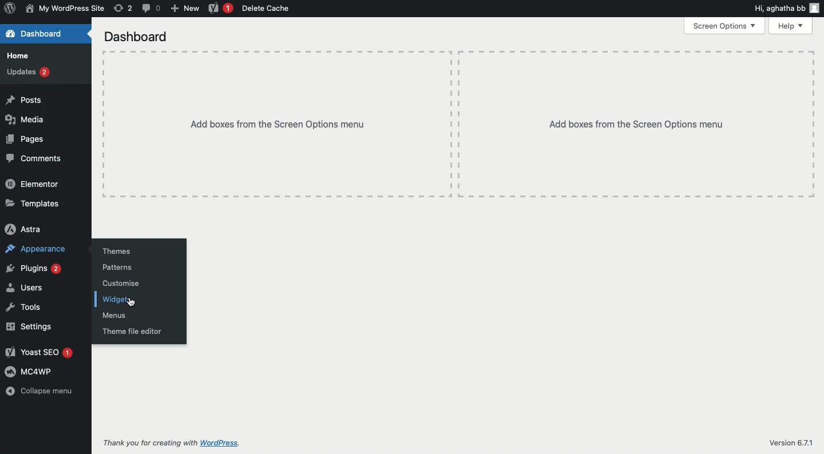 The height and width of the screenshot is (454, 824). Describe the element at coordinates (266, 8) in the screenshot. I see `Delete cache` at that location.